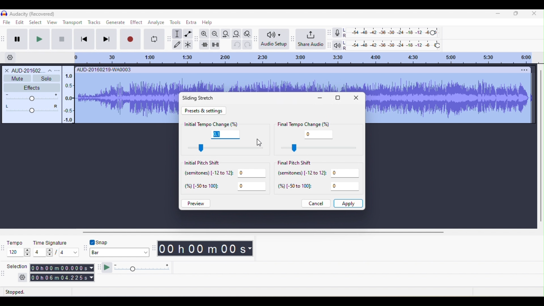  Describe the element at coordinates (140, 268) in the screenshot. I see `play at speed` at that location.